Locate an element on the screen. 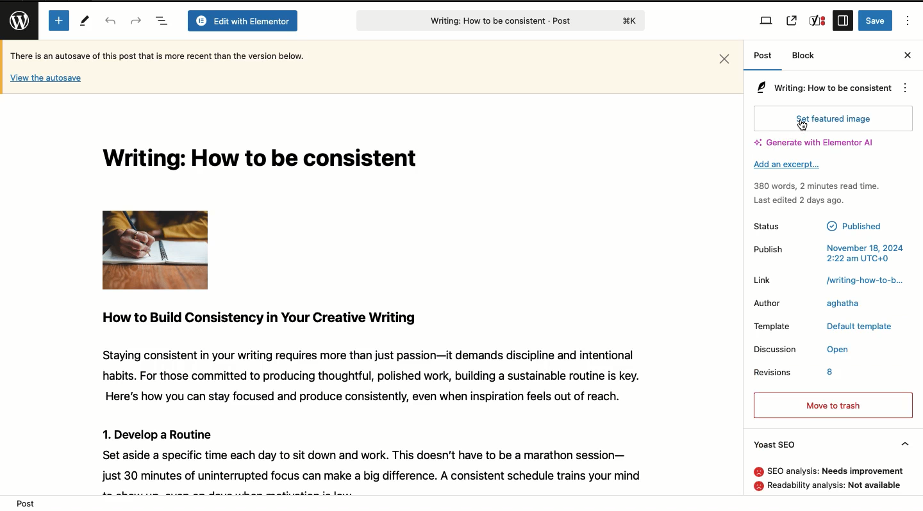  /writing-how-to-b... is located at coordinates (863, 281).